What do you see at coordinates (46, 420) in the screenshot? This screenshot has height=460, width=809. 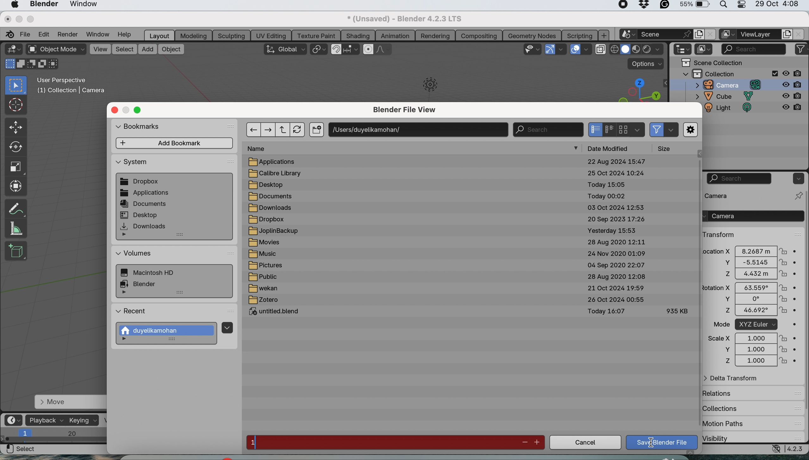 I see `playback` at bounding box center [46, 420].